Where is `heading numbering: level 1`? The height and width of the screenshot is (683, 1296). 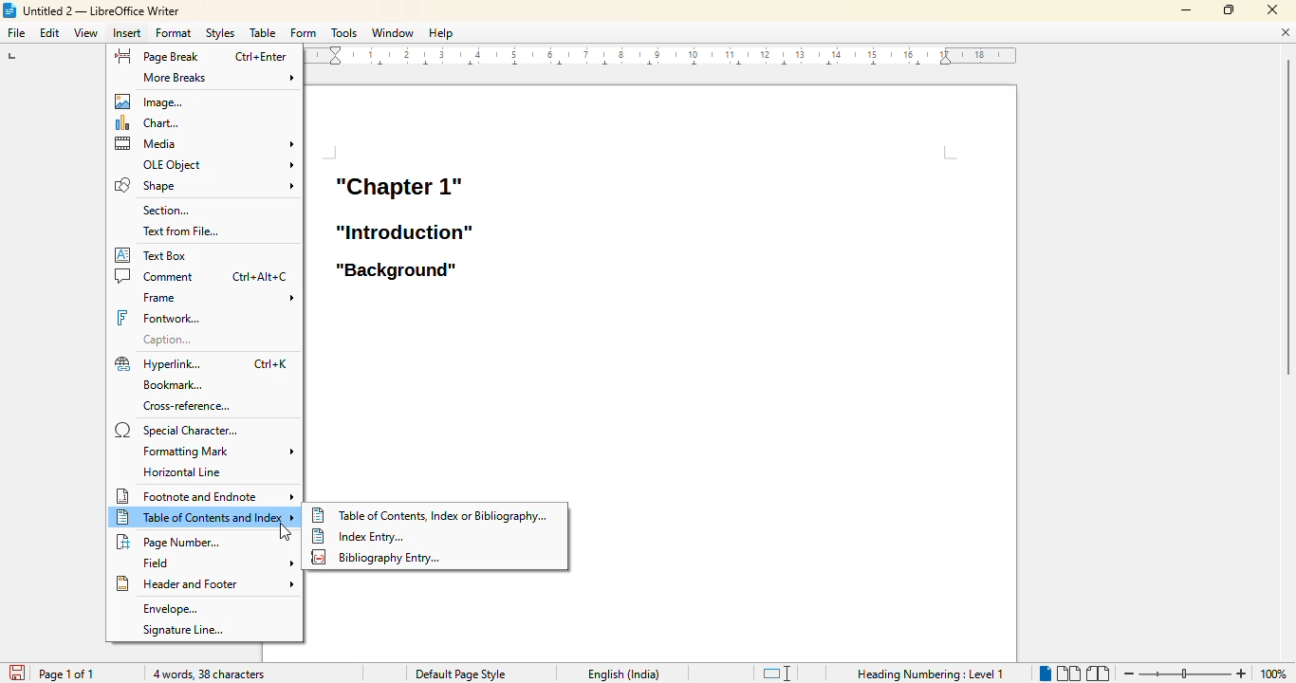 heading numbering: level 1 is located at coordinates (931, 674).